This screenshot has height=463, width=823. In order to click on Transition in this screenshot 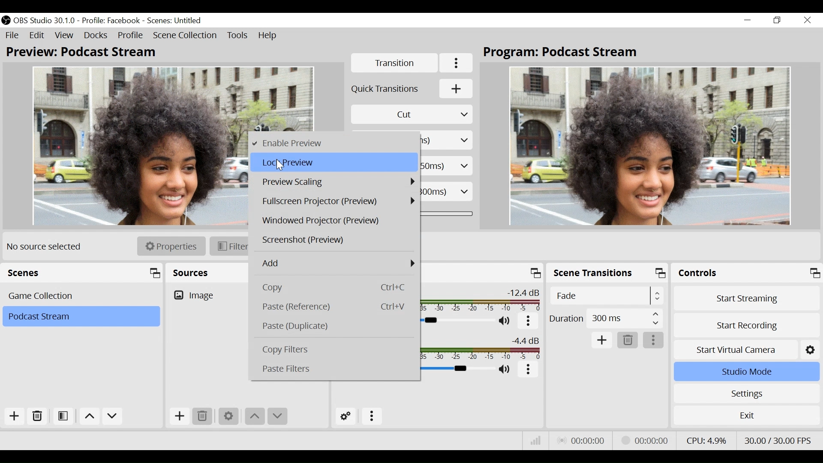, I will do `click(395, 63)`.